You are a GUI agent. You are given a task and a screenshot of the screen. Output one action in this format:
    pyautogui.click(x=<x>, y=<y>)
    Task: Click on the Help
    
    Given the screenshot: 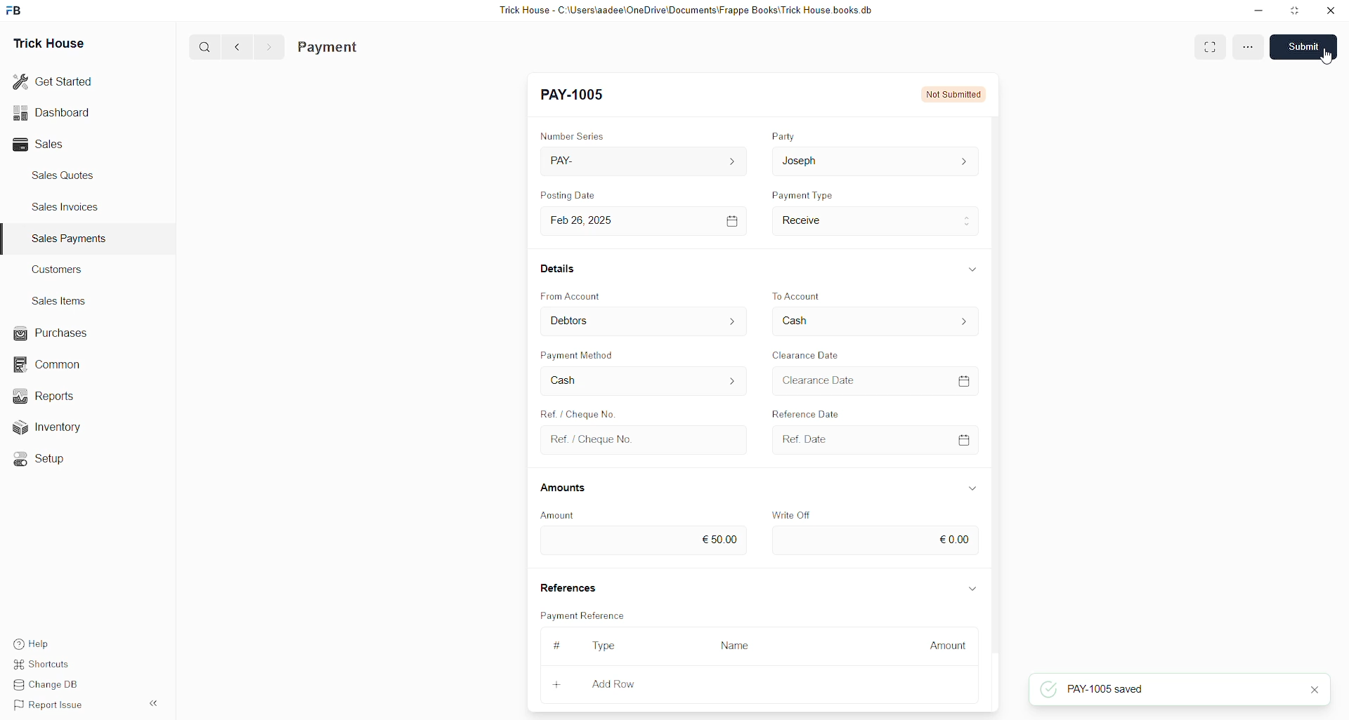 What is the action you would take?
    pyautogui.click(x=34, y=640)
    